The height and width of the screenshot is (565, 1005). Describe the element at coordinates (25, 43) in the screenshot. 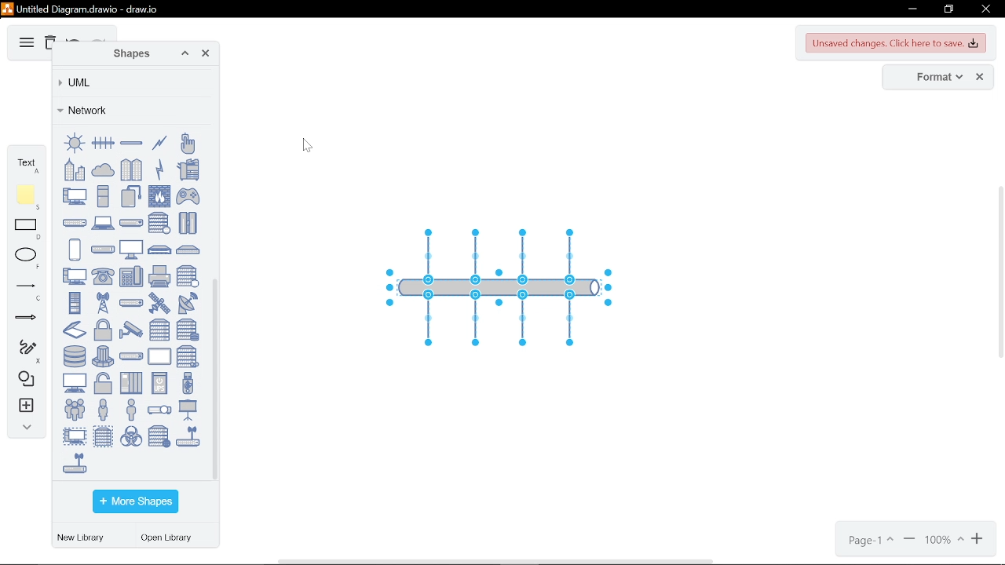

I see `diagram` at that location.